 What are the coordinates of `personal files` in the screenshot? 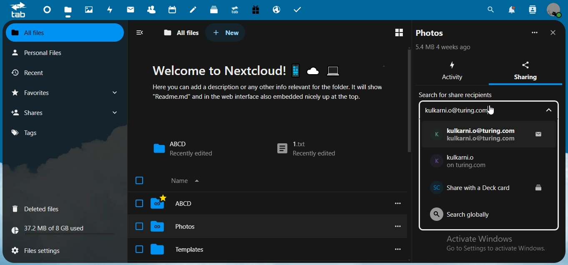 It's located at (44, 52).